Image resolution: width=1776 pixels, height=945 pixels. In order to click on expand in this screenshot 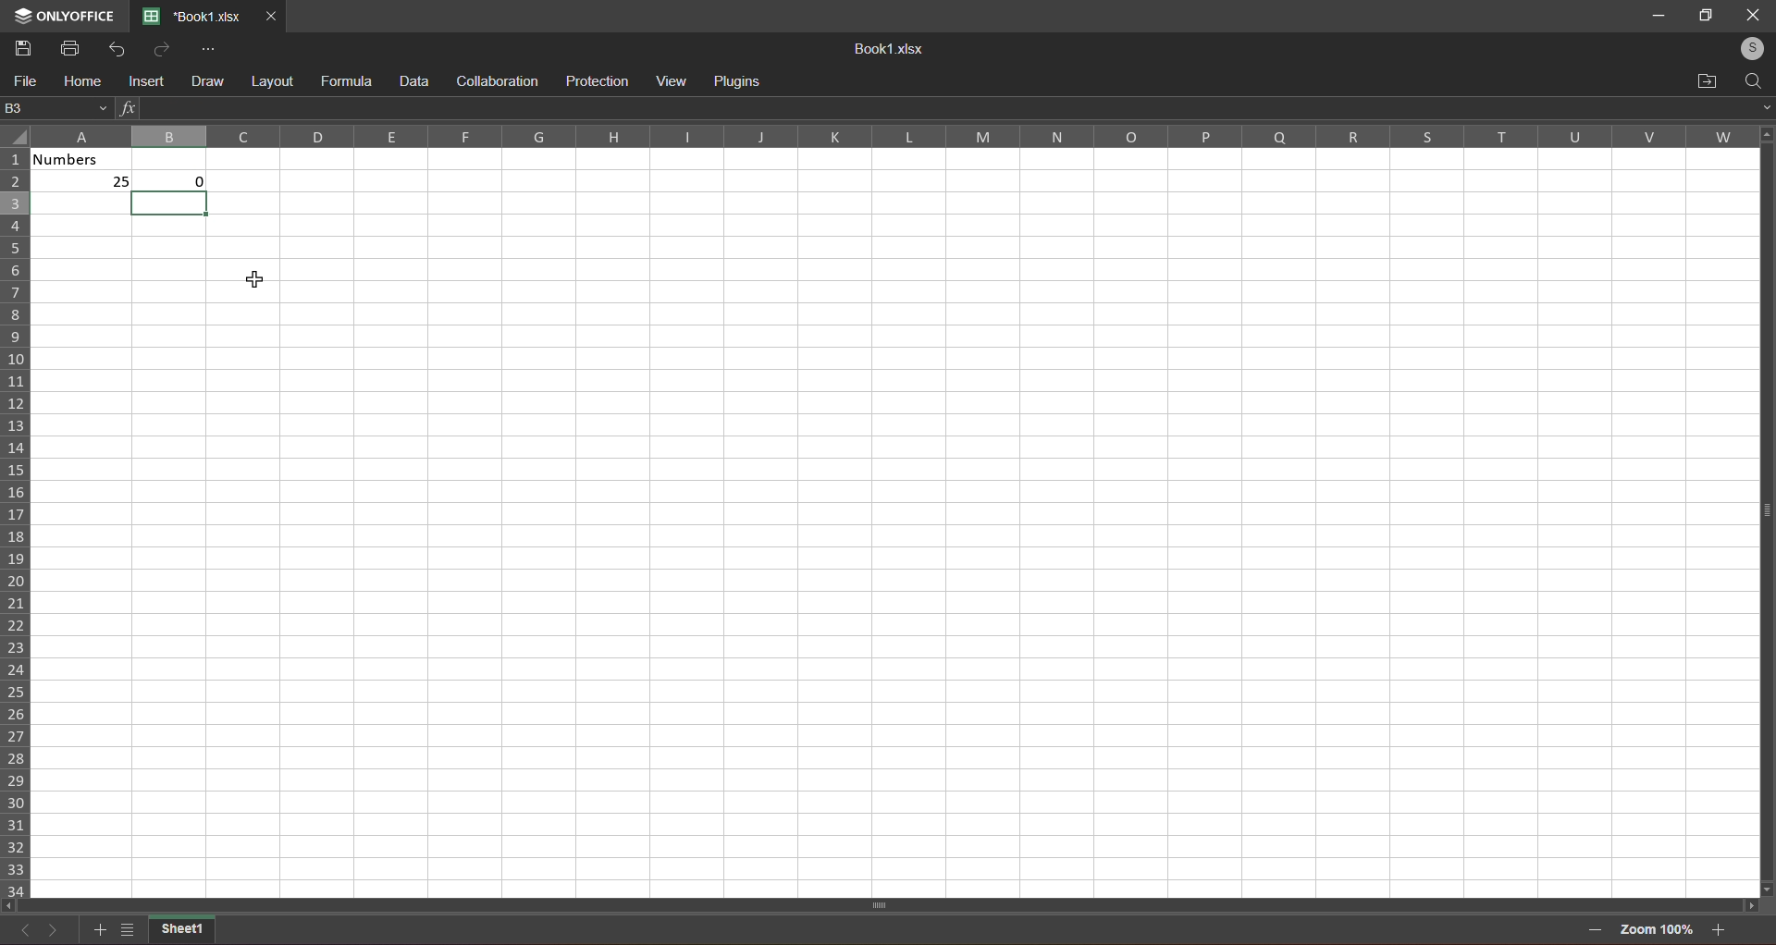, I will do `click(1760, 106)`.